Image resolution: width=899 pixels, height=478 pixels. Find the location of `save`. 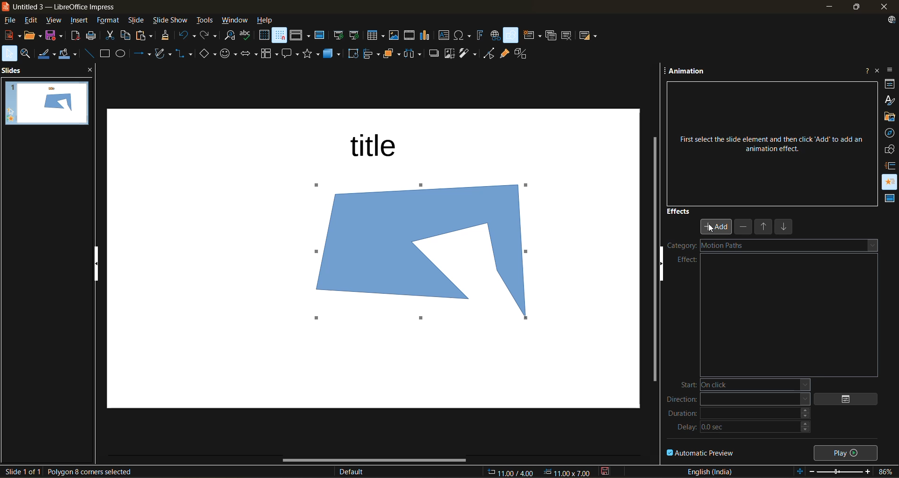

save is located at coordinates (55, 36).